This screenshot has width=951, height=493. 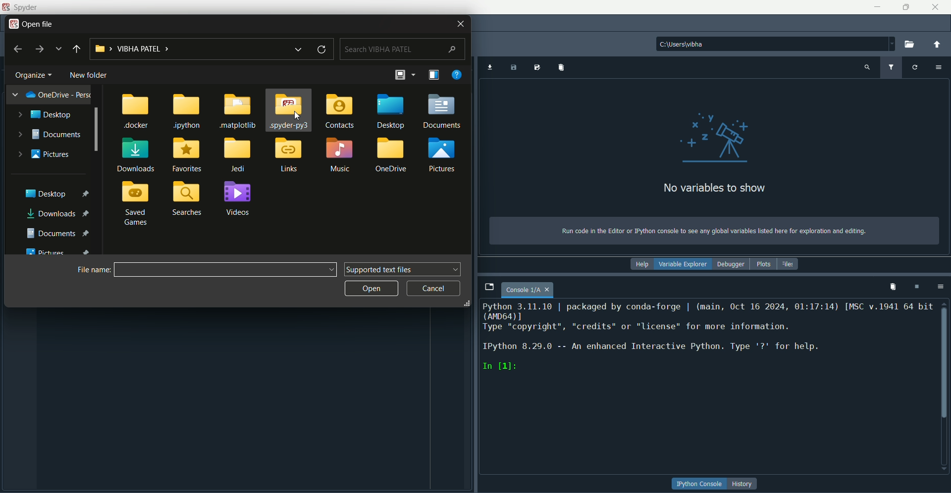 What do you see at coordinates (323, 49) in the screenshot?
I see `refresh` at bounding box center [323, 49].